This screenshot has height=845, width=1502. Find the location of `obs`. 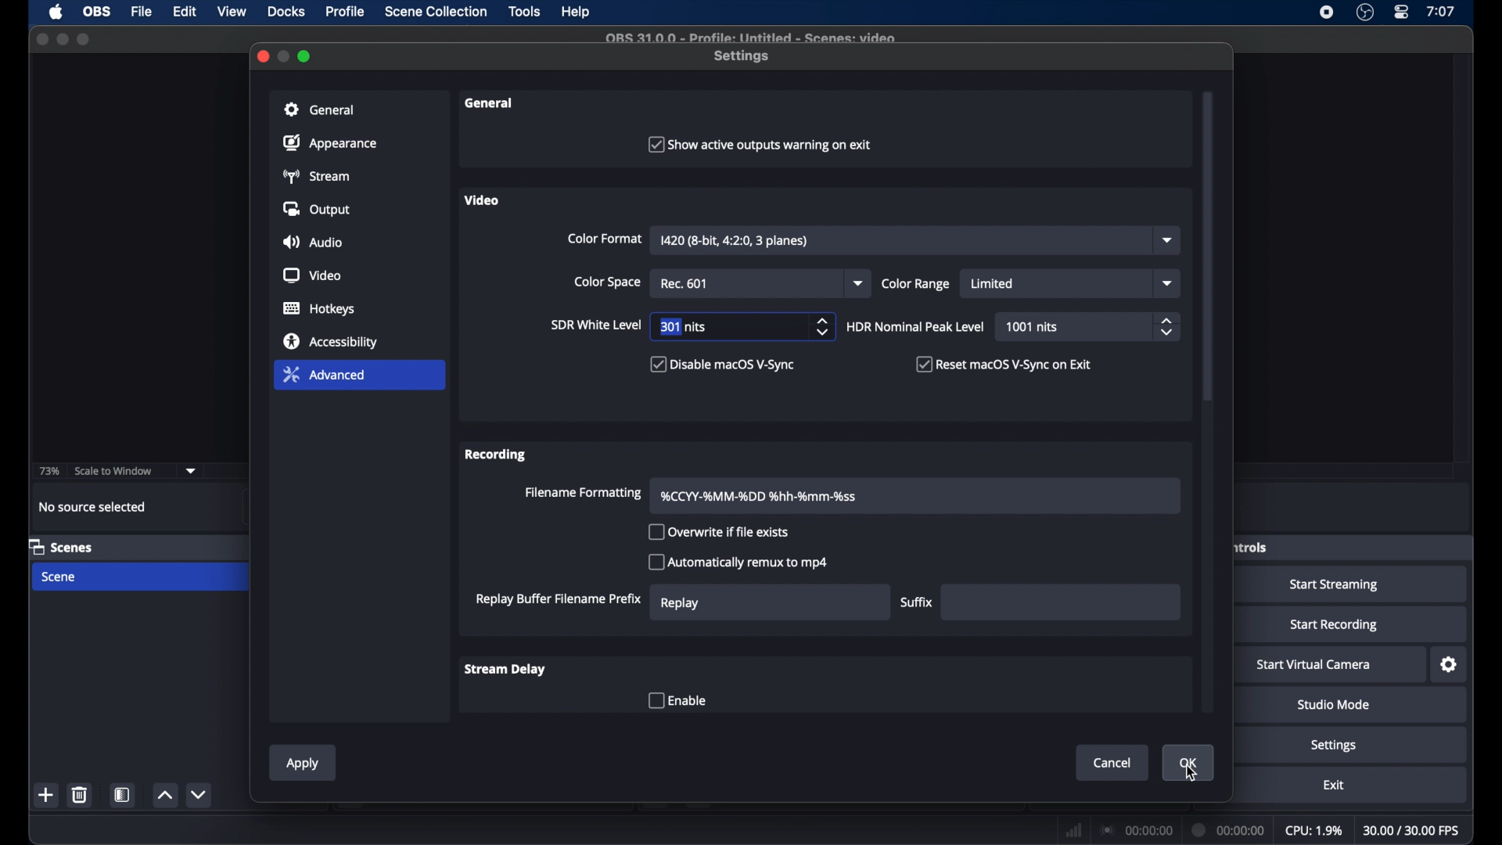

obs is located at coordinates (97, 10).